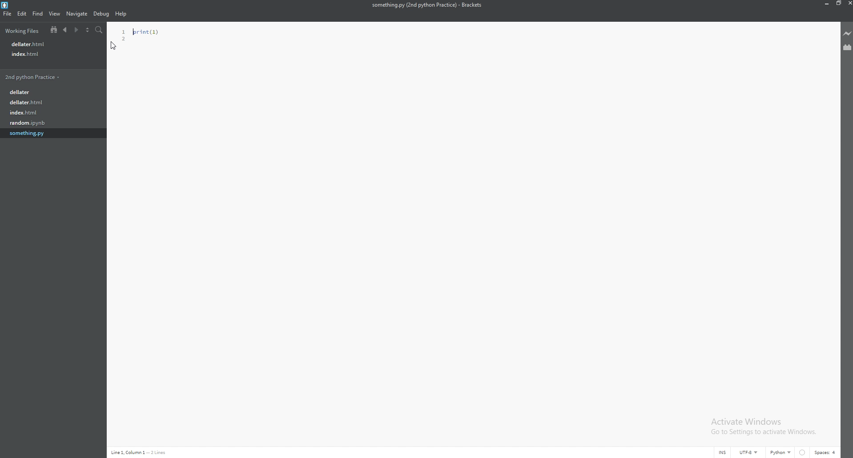 The height and width of the screenshot is (458, 853). Describe the element at coordinates (427, 5) in the screenshot. I see `file name` at that location.